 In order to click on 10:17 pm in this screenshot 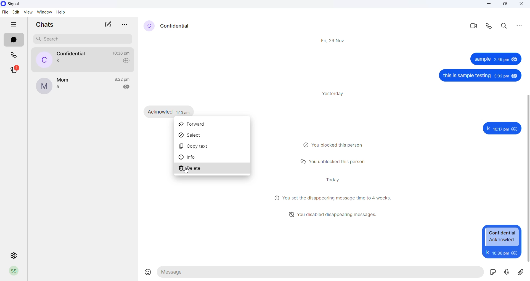, I will do `click(501, 128)`.